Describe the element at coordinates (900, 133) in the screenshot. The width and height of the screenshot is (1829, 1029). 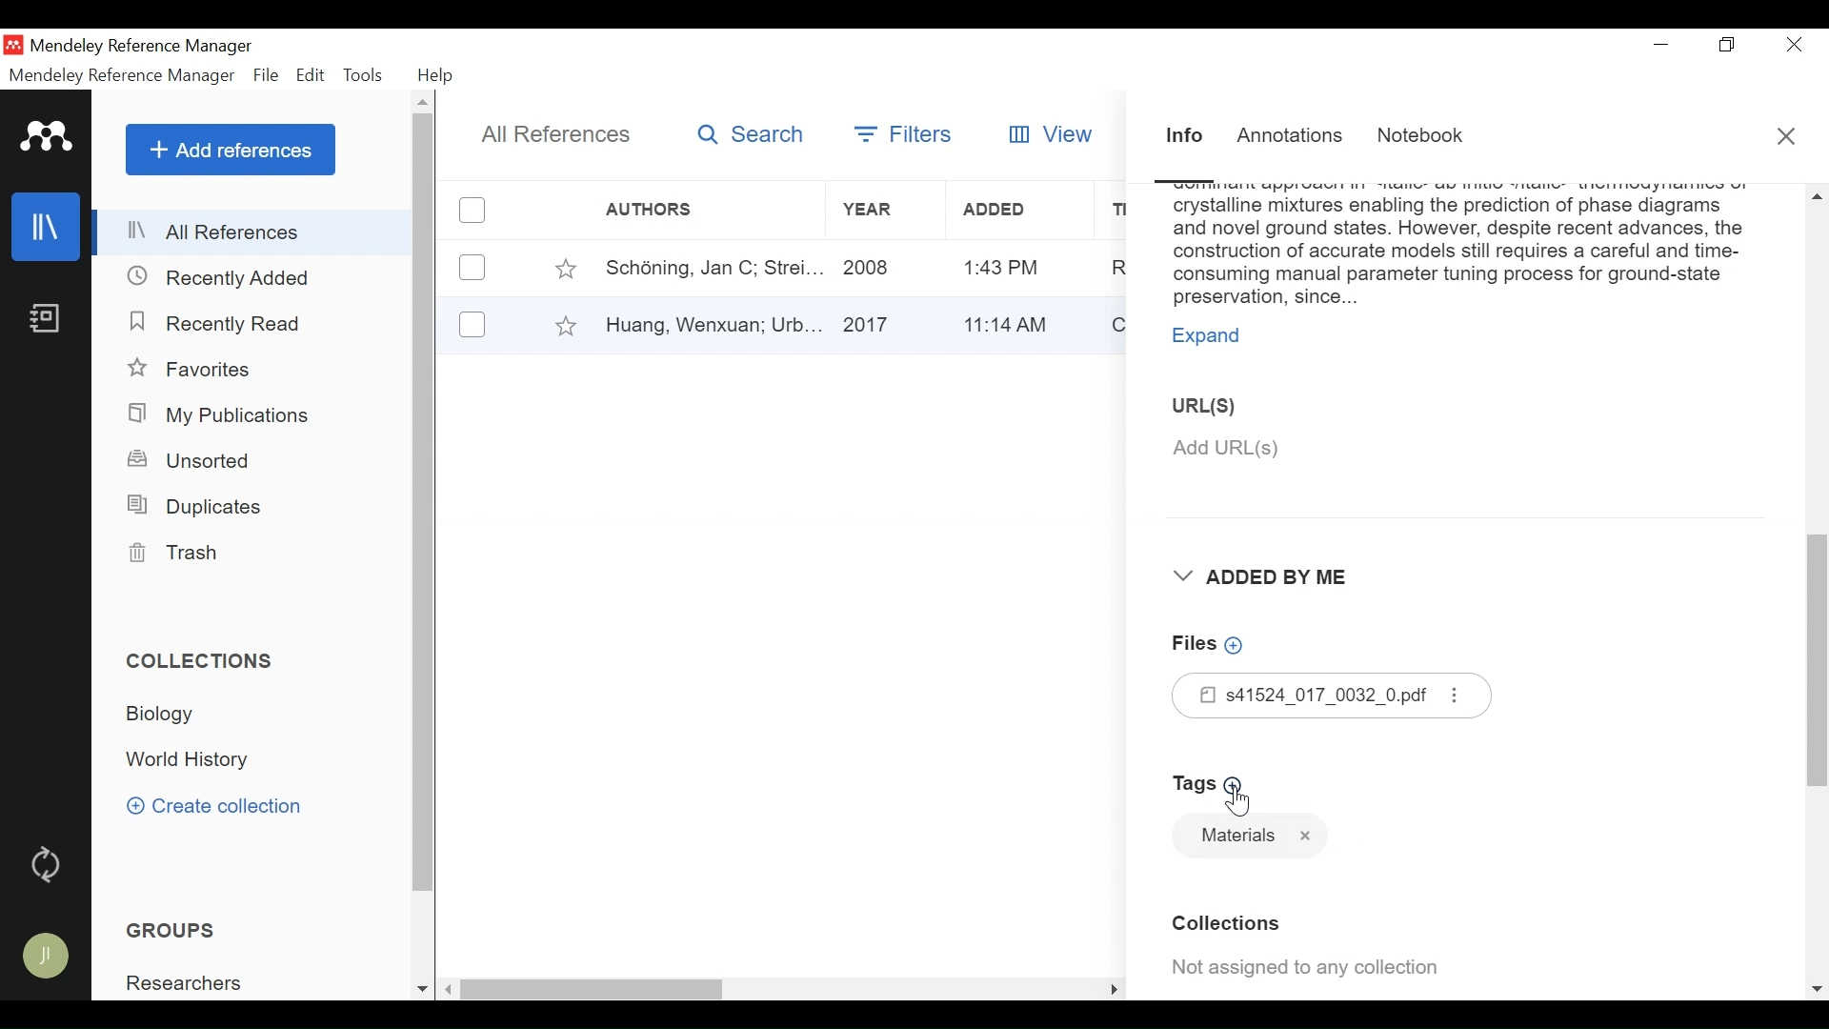
I see `Filters` at that location.